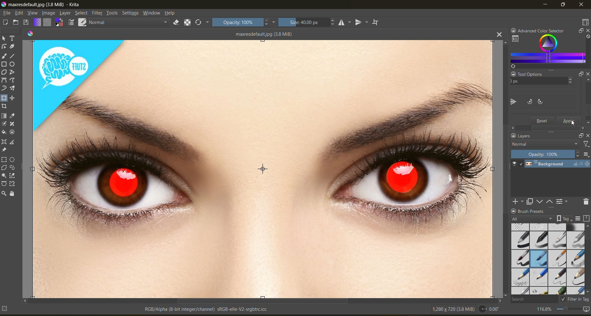  What do you see at coordinates (131, 14) in the screenshot?
I see `settings` at bounding box center [131, 14].